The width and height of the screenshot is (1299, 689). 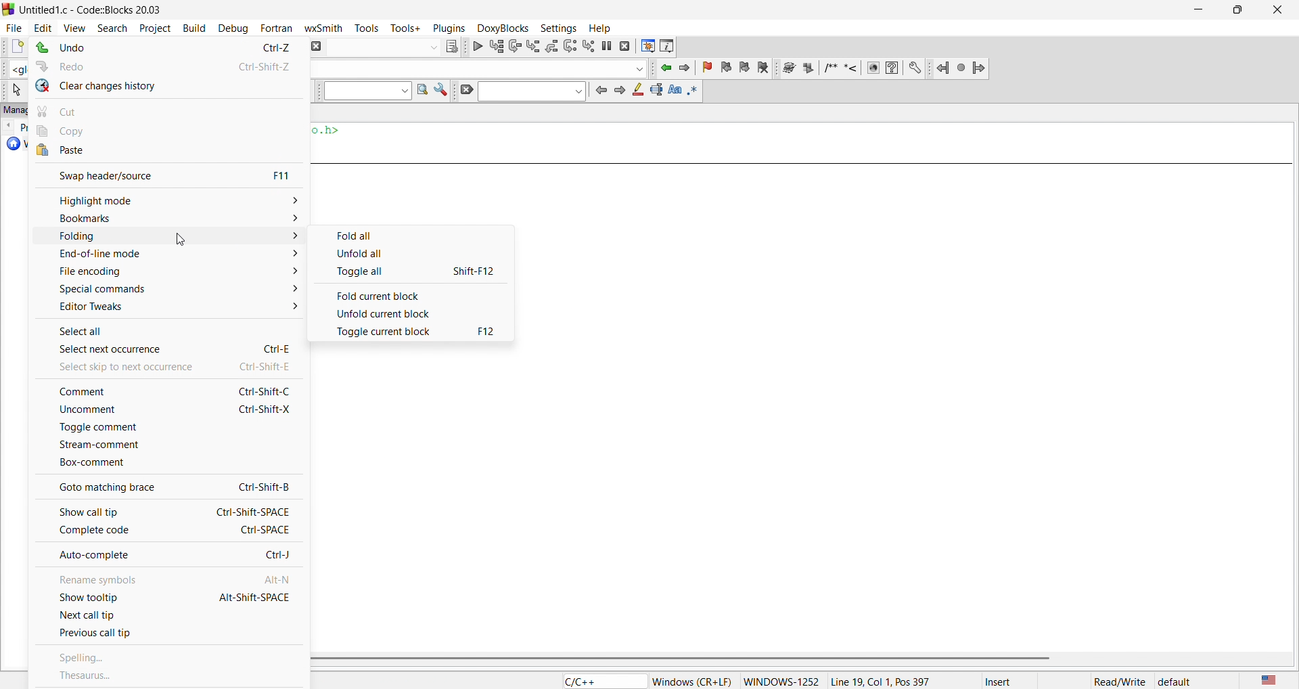 I want to click on close, so click(x=1276, y=10).